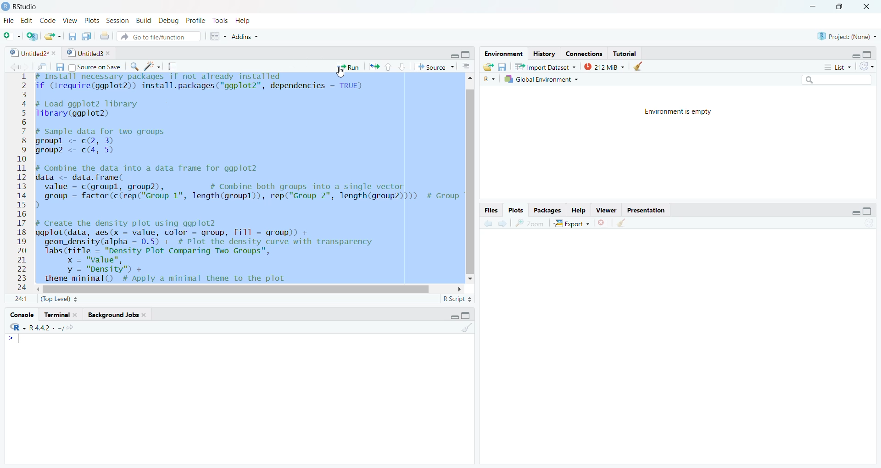  I want to click on view, so click(69, 20).